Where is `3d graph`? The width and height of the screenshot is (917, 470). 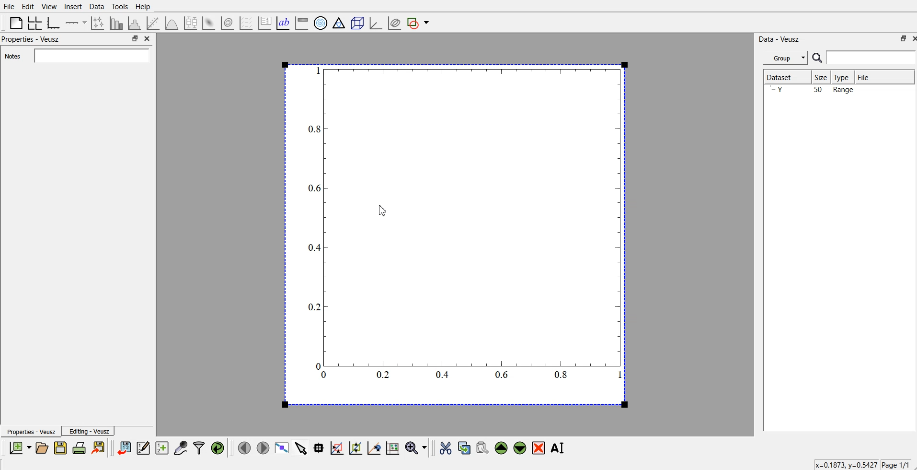 3d graph is located at coordinates (375, 21).